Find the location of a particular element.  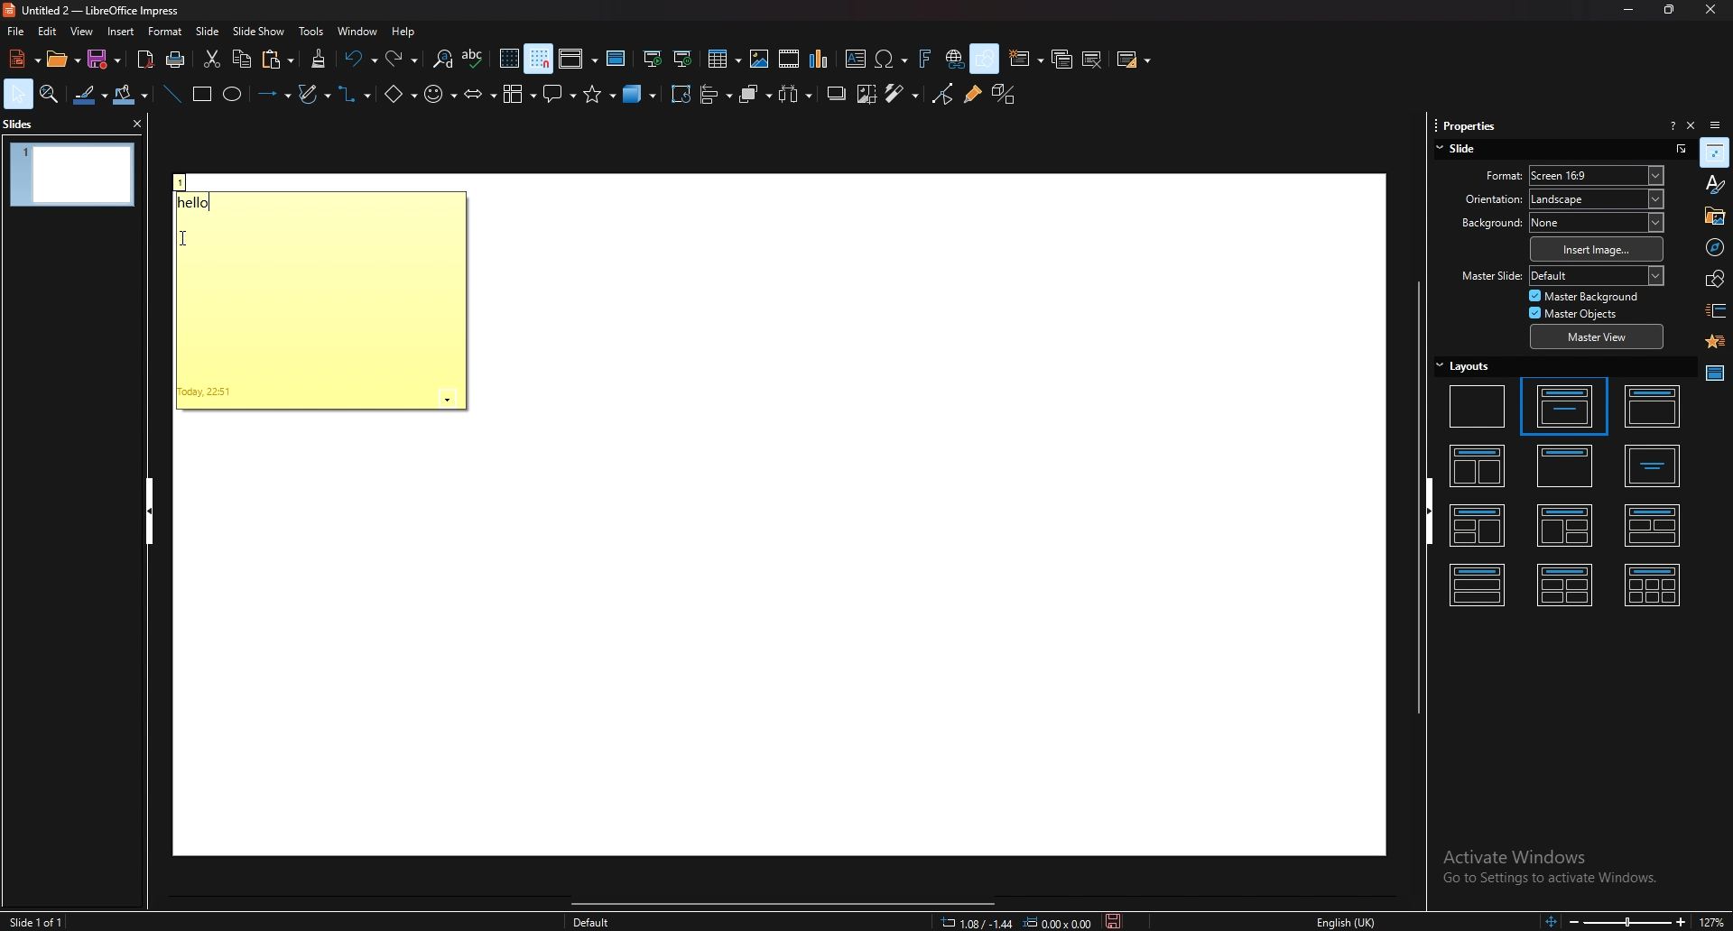

gallery is located at coordinates (1713, 215).